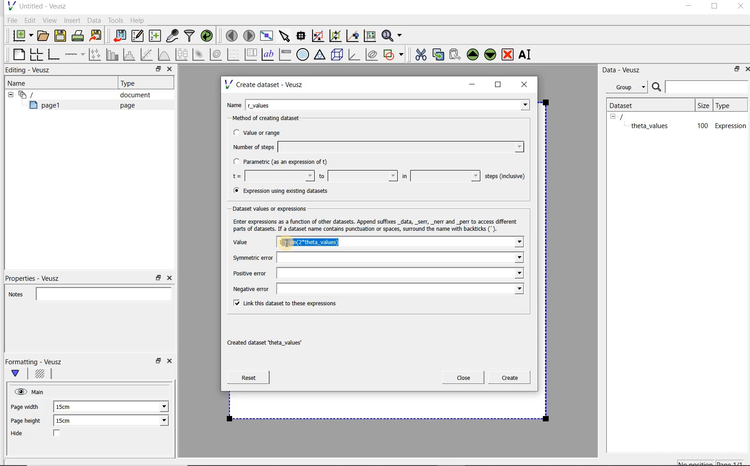 The image size is (750, 466). I want to click on minimize, so click(688, 7).